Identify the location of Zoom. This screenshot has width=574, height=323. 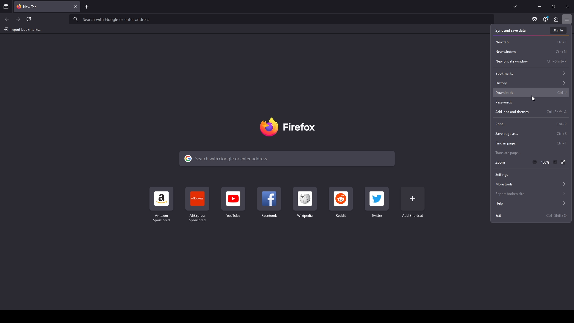
(510, 163).